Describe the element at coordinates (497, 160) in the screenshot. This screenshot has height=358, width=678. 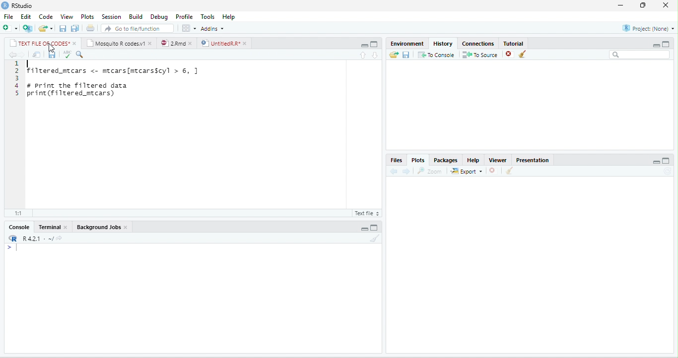
I see `Viewer` at that location.